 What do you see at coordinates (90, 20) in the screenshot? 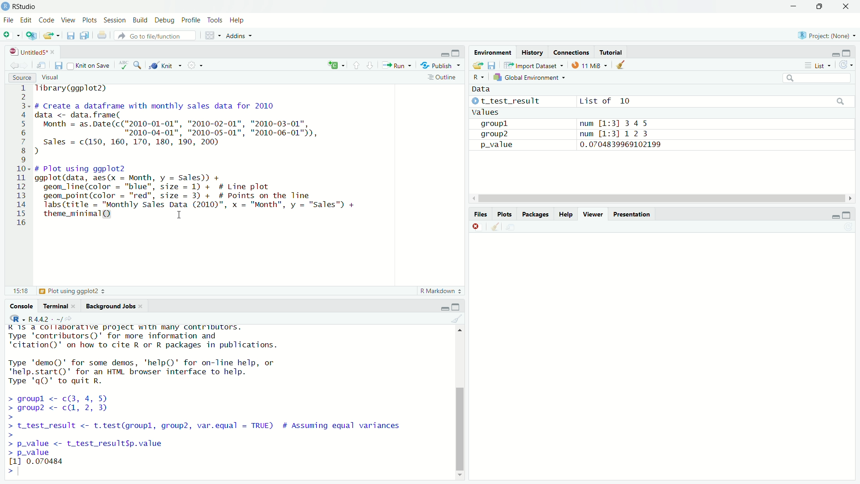
I see `Plots` at bounding box center [90, 20].